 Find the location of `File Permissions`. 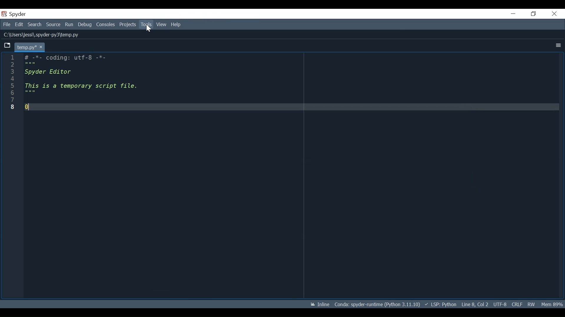

File Permissions is located at coordinates (532, 304).